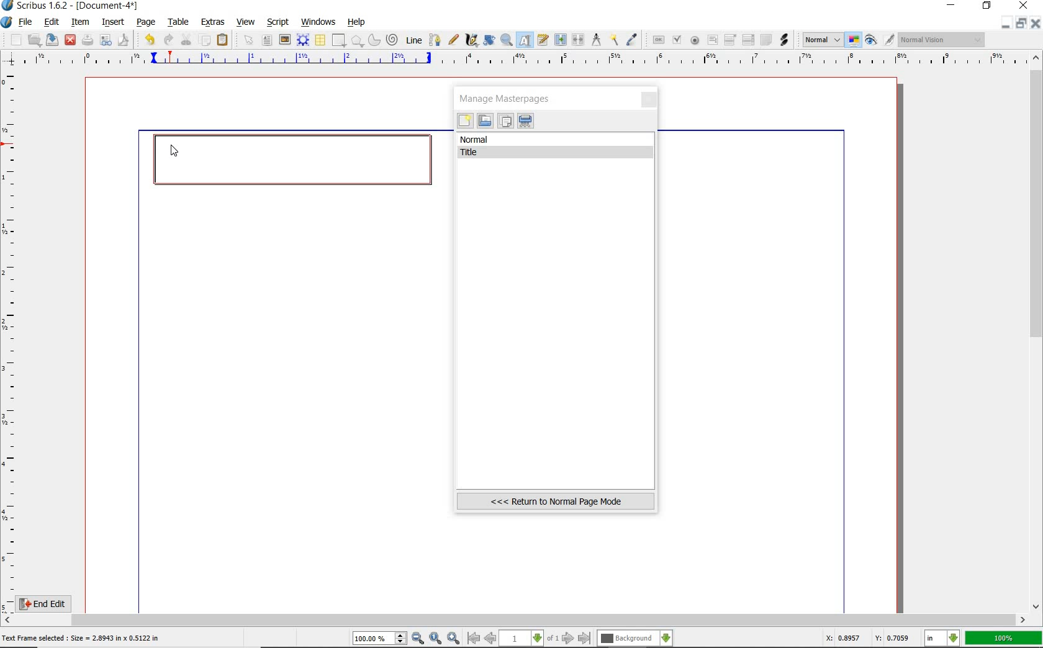 This screenshot has width=1043, height=648. I want to click on item, so click(81, 23).